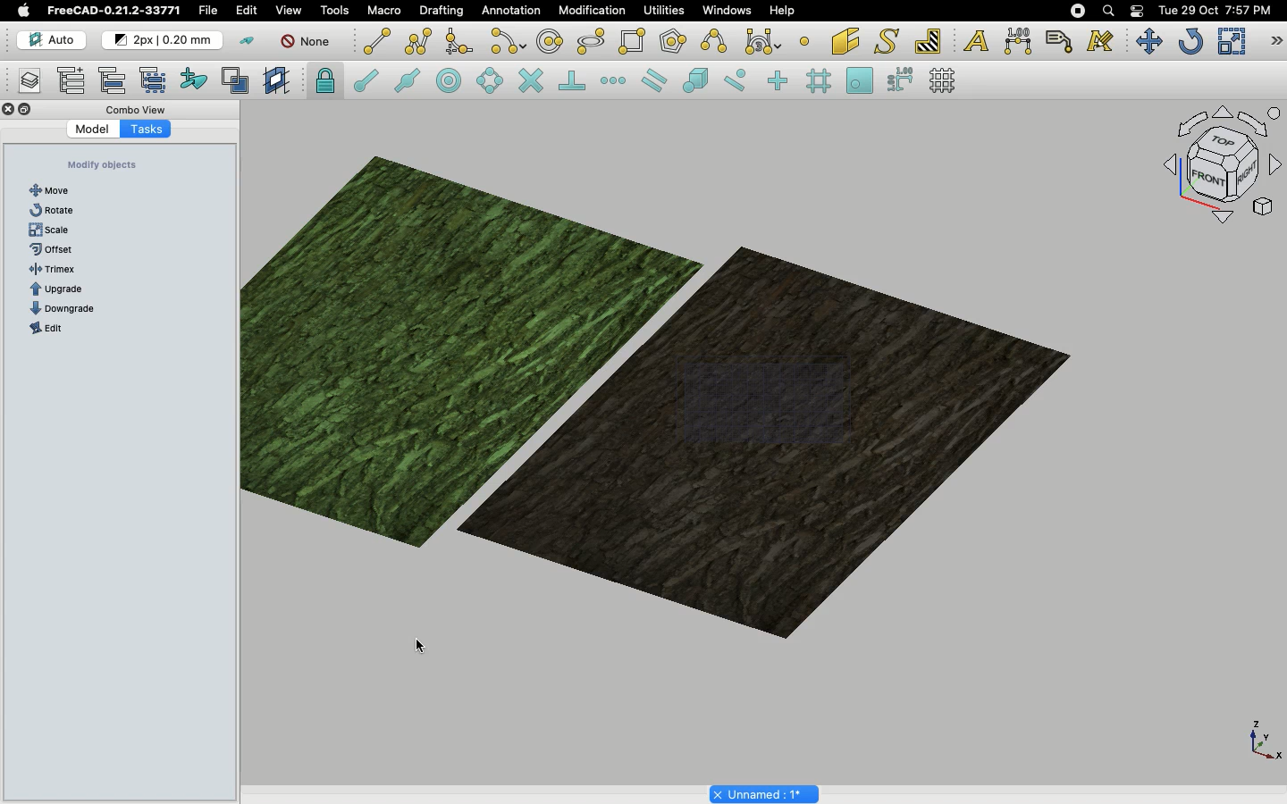 The image size is (1287, 804). Describe the element at coordinates (551, 44) in the screenshot. I see `Circle` at that location.